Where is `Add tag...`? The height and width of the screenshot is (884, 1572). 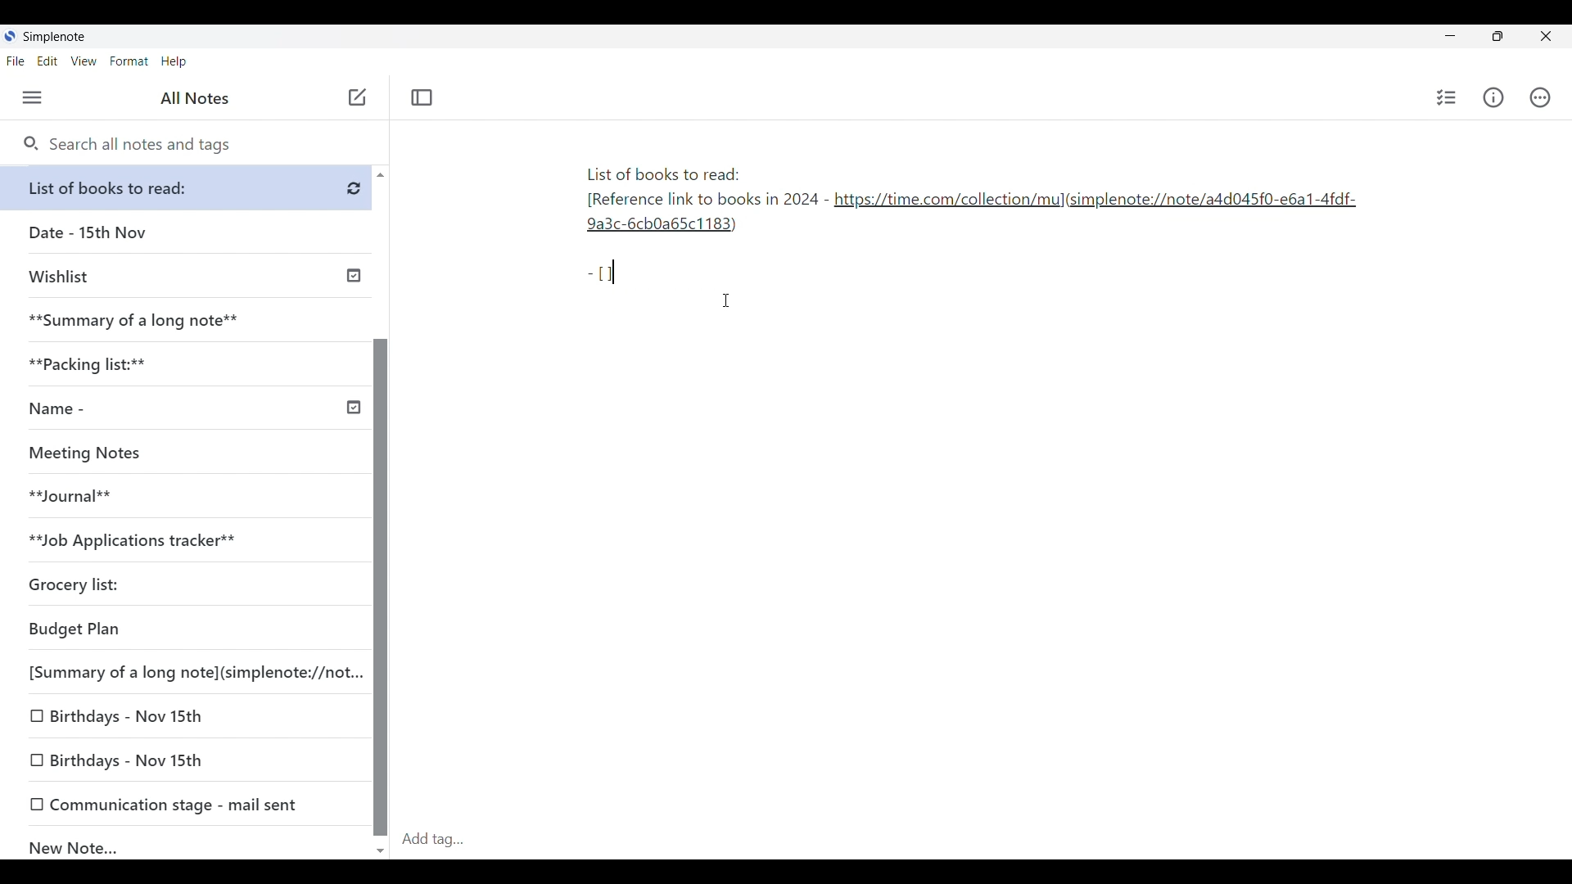
Add tag... is located at coordinates (443, 839).